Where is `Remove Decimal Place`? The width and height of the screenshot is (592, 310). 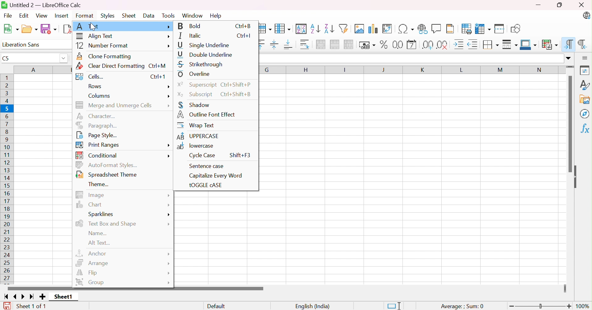
Remove Decimal Place is located at coordinates (442, 45).